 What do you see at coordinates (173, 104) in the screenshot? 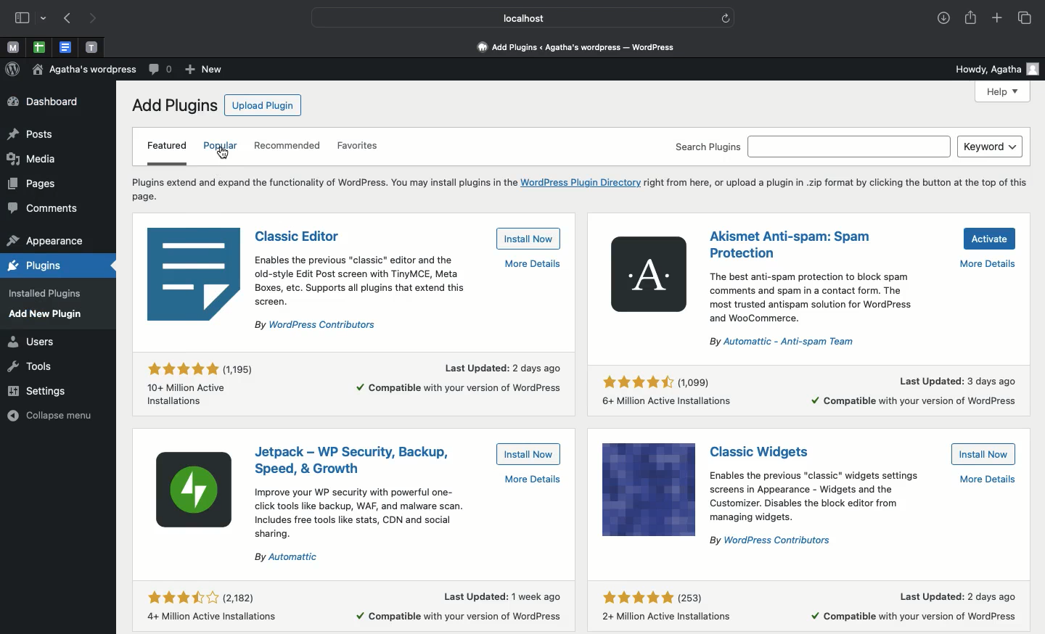
I see `Add plugins` at bounding box center [173, 104].